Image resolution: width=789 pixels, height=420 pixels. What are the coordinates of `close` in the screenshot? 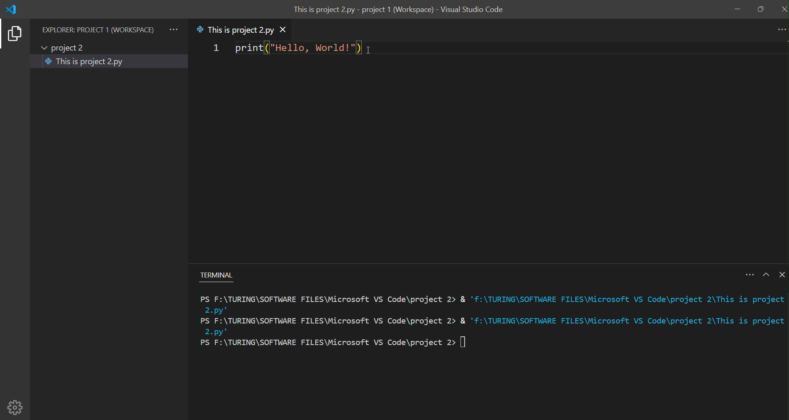 It's located at (783, 8).